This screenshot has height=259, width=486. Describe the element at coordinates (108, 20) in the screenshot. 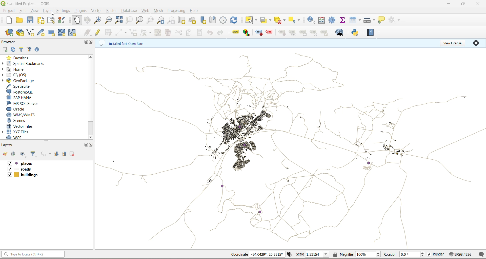

I see `zoom out` at that location.